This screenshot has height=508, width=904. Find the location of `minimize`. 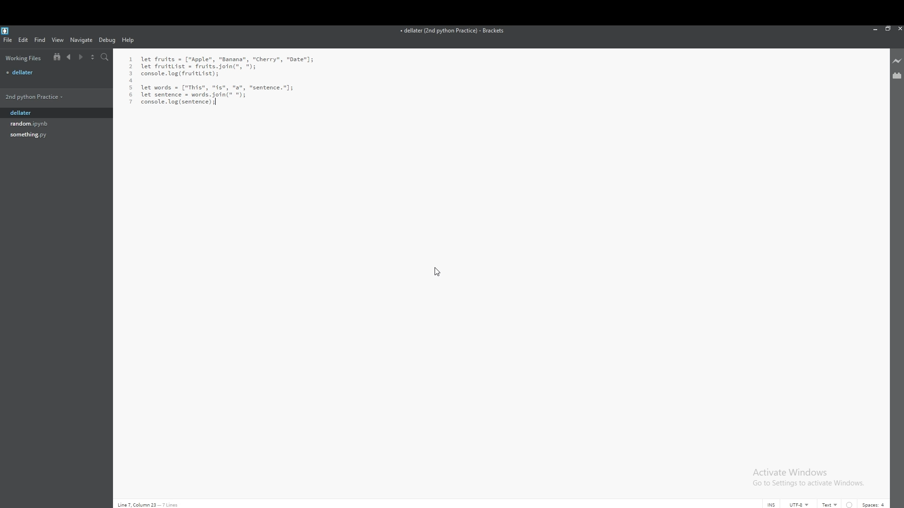

minimize is located at coordinates (876, 29).